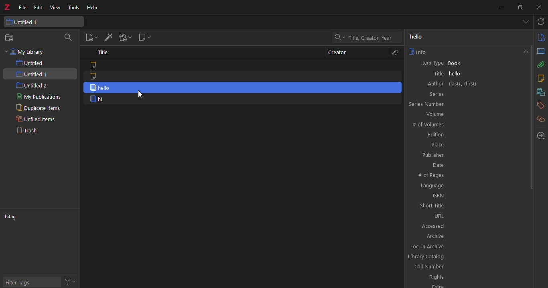 The height and width of the screenshot is (288, 548). I want to click on creator, so click(338, 52).